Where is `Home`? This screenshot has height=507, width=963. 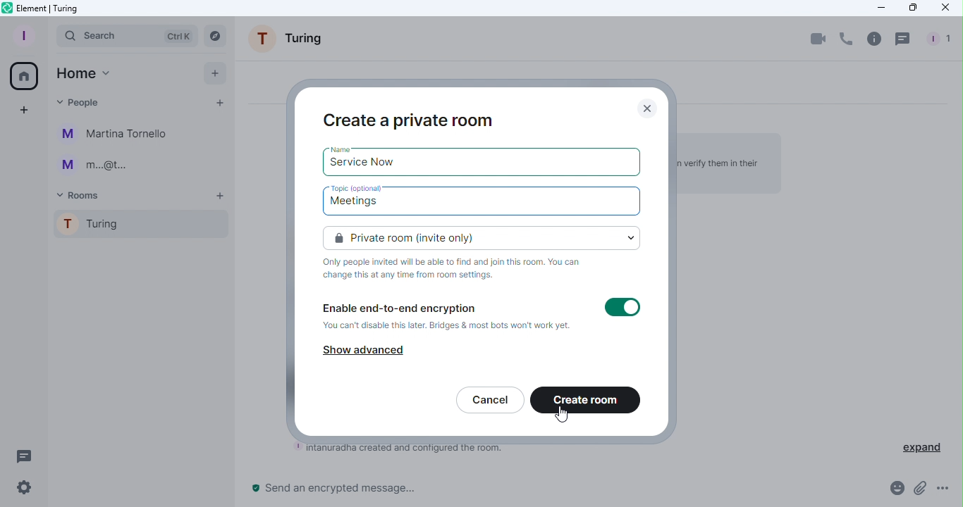 Home is located at coordinates (83, 73).